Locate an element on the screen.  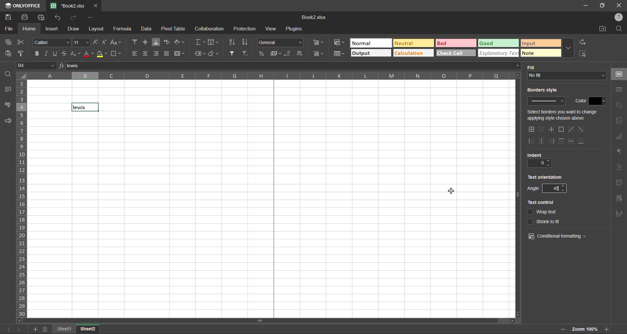
next is located at coordinates (19, 329).